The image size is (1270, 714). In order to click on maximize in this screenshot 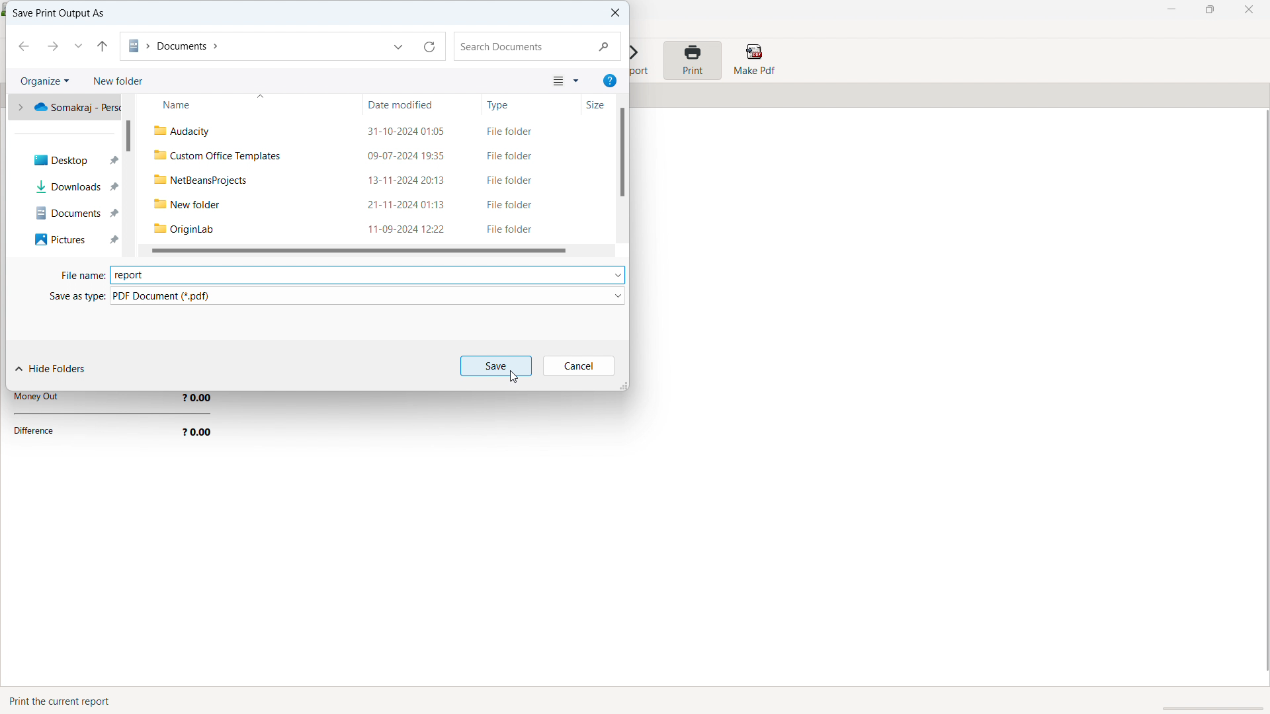, I will do `click(1209, 10)`.